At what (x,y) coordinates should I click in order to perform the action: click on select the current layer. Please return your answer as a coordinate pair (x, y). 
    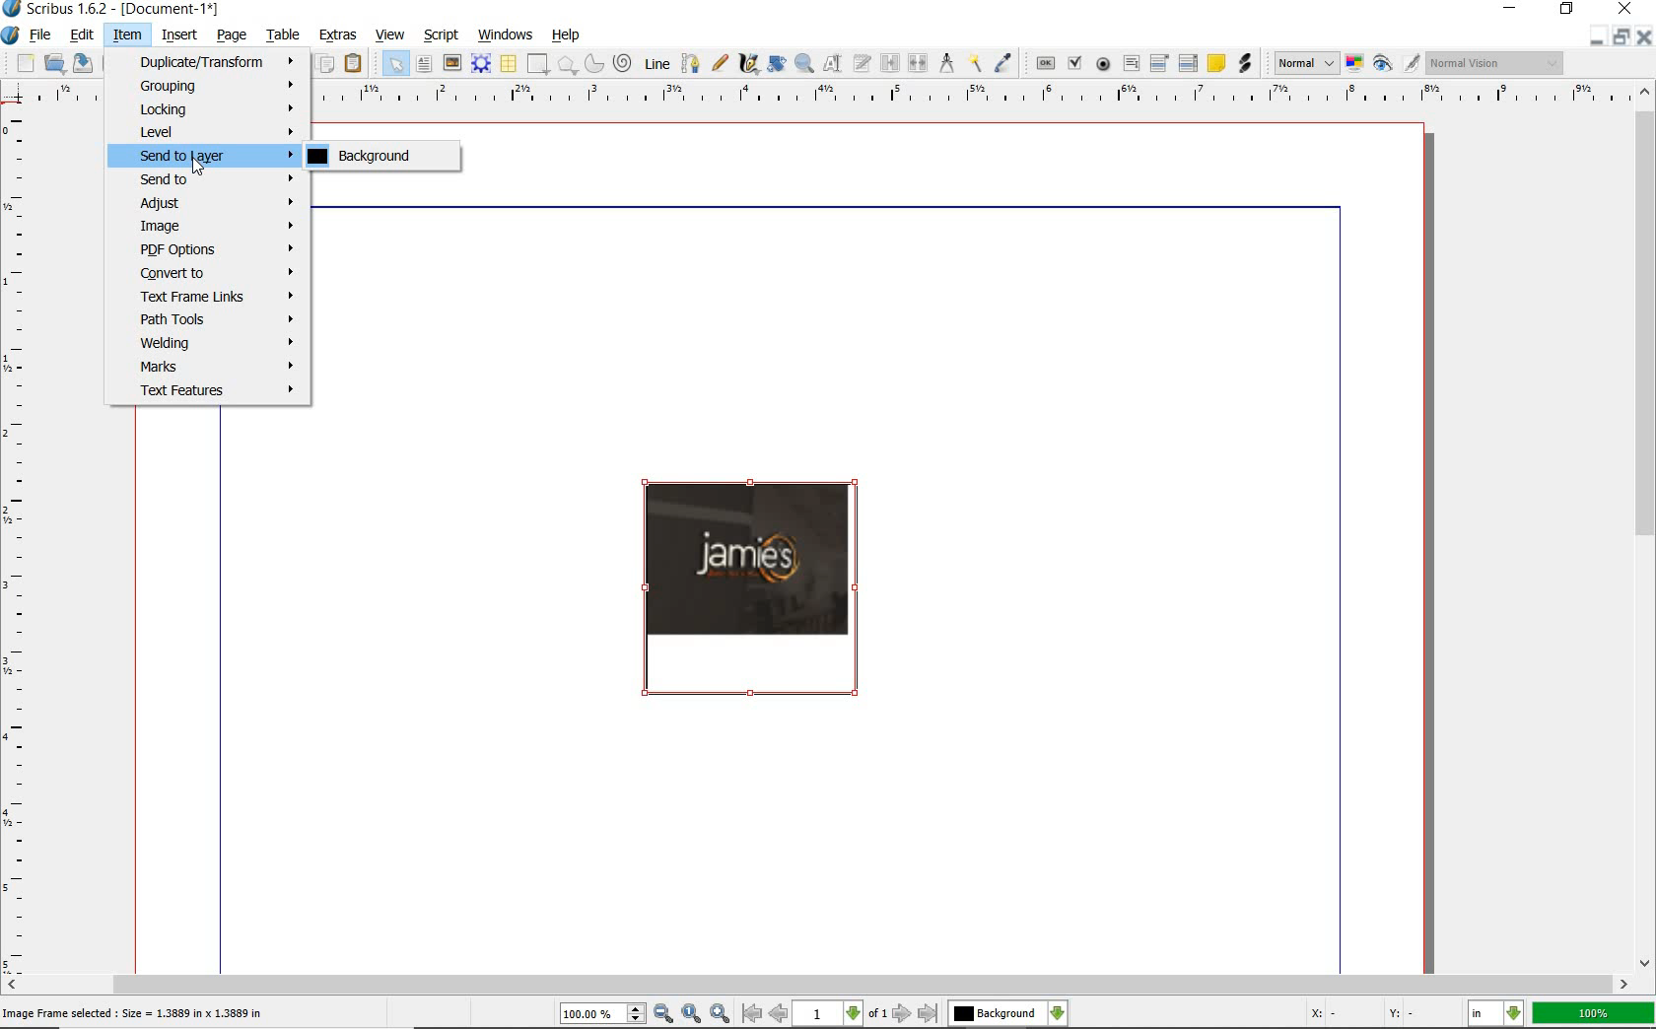
    Looking at the image, I should click on (1006, 1013).